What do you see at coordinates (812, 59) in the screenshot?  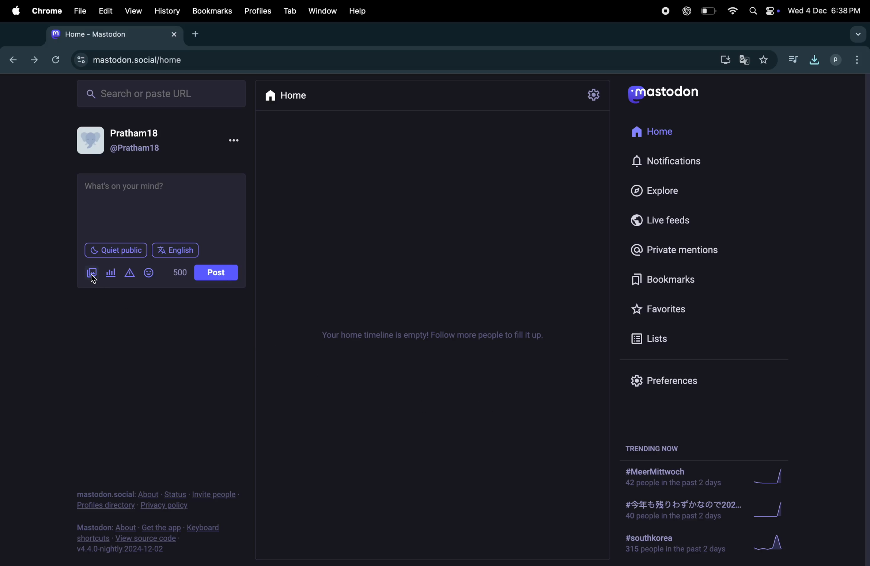 I see `download` at bounding box center [812, 59].